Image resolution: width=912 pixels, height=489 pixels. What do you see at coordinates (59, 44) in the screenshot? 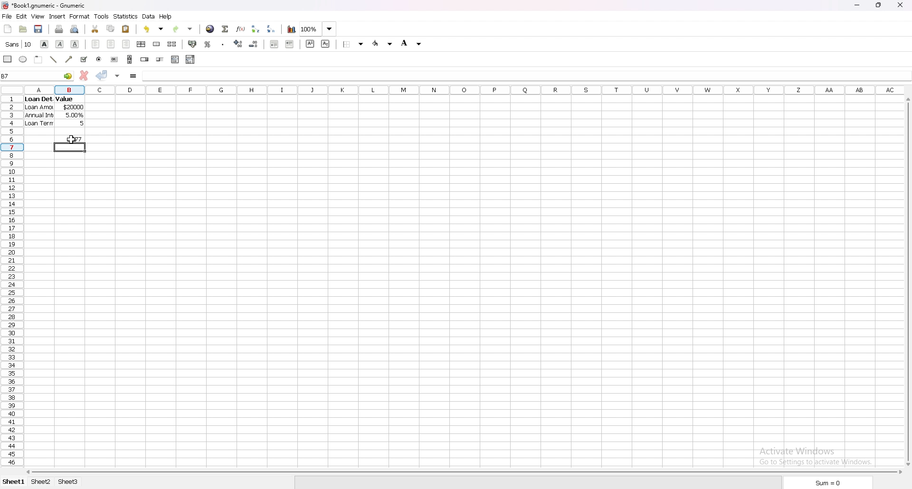
I see `italic` at bounding box center [59, 44].